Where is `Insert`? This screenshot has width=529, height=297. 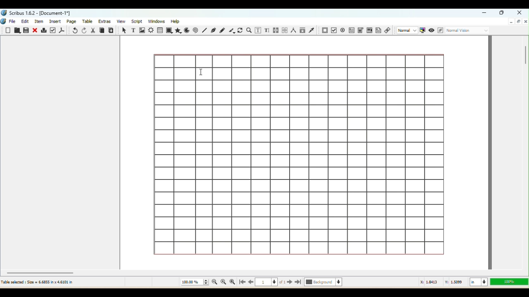
Insert is located at coordinates (56, 21).